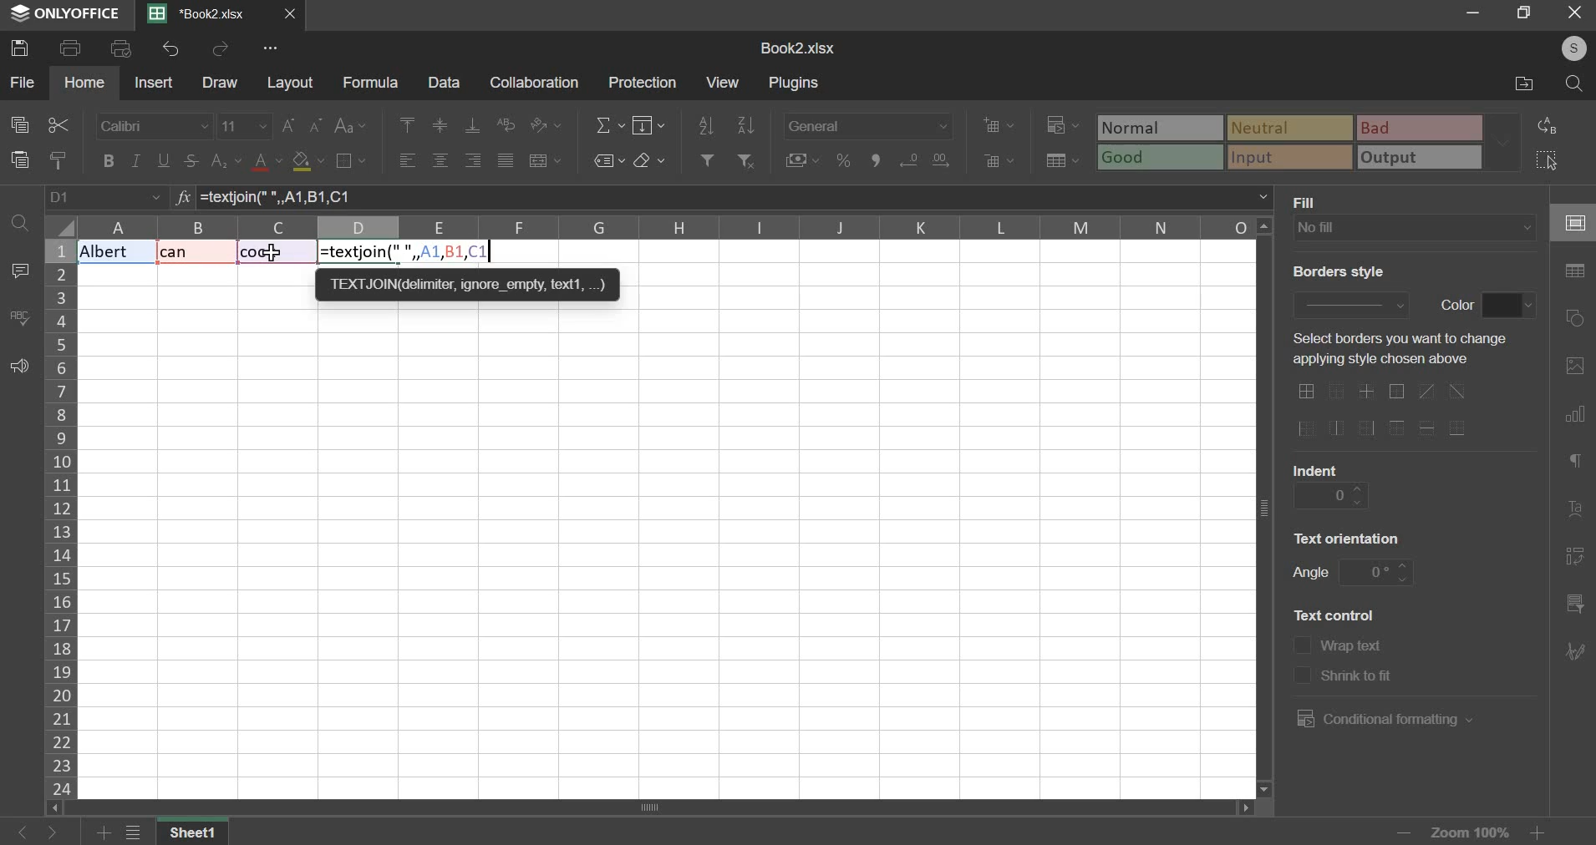 This screenshot has width=1596, height=845. Describe the element at coordinates (1574, 367) in the screenshot. I see `picture or video` at that location.